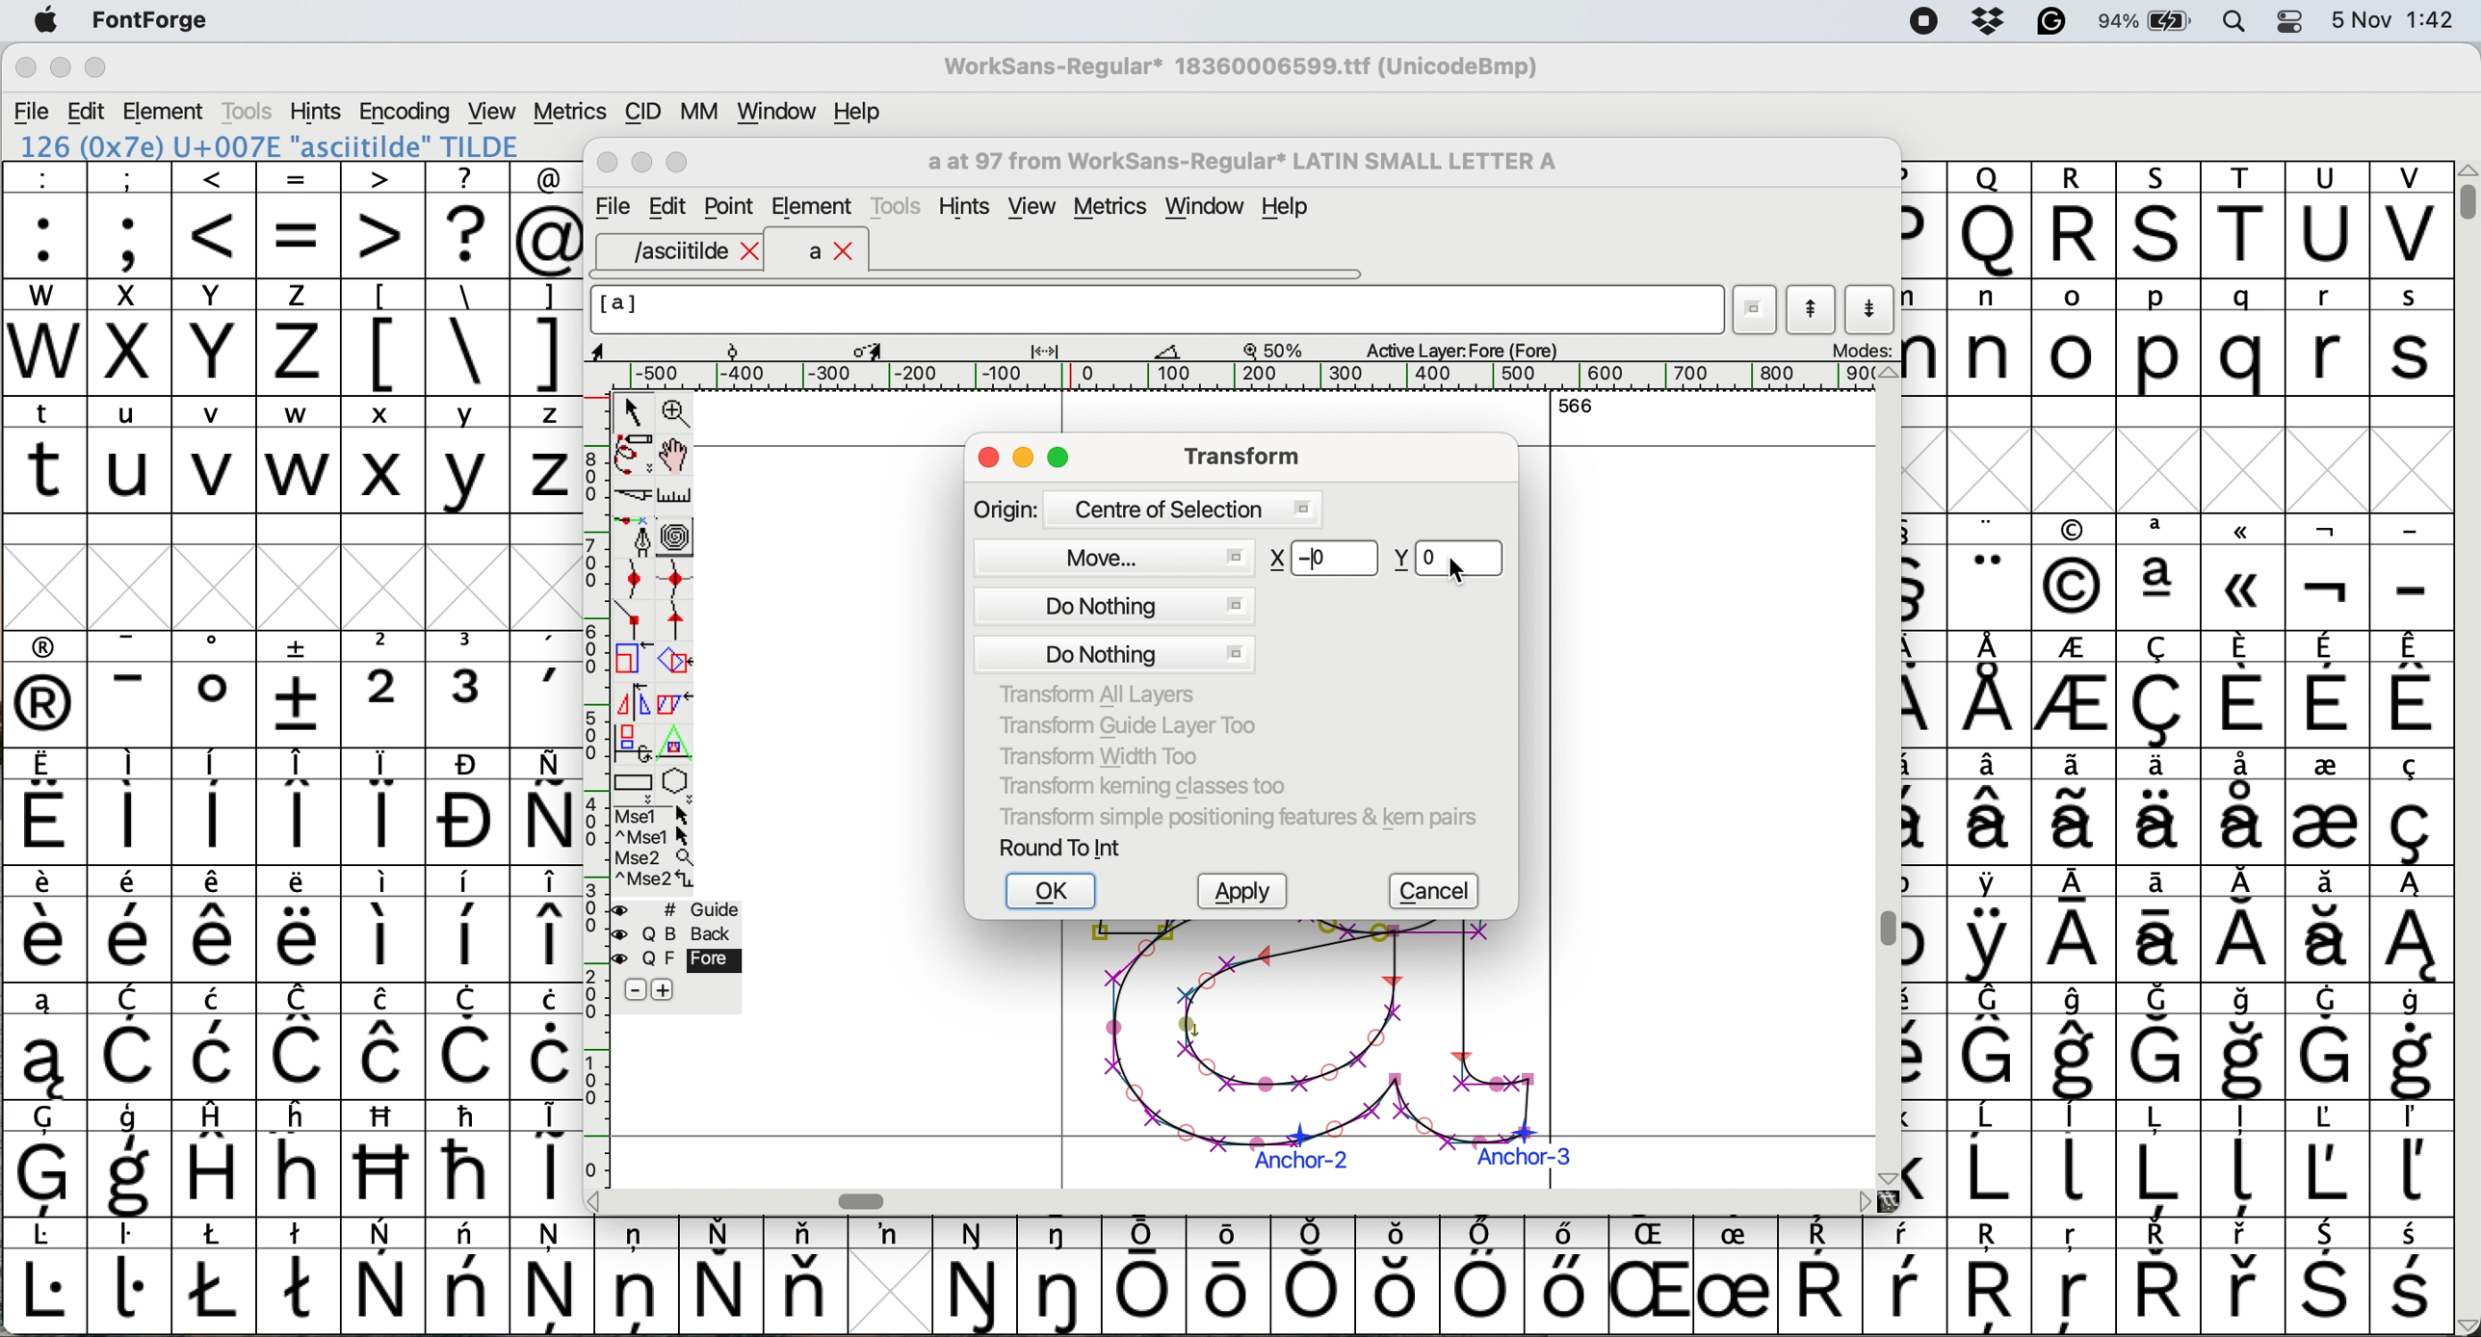  What do you see at coordinates (547, 925) in the screenshot?
I see `symbol` at bounding box center [547, 925].